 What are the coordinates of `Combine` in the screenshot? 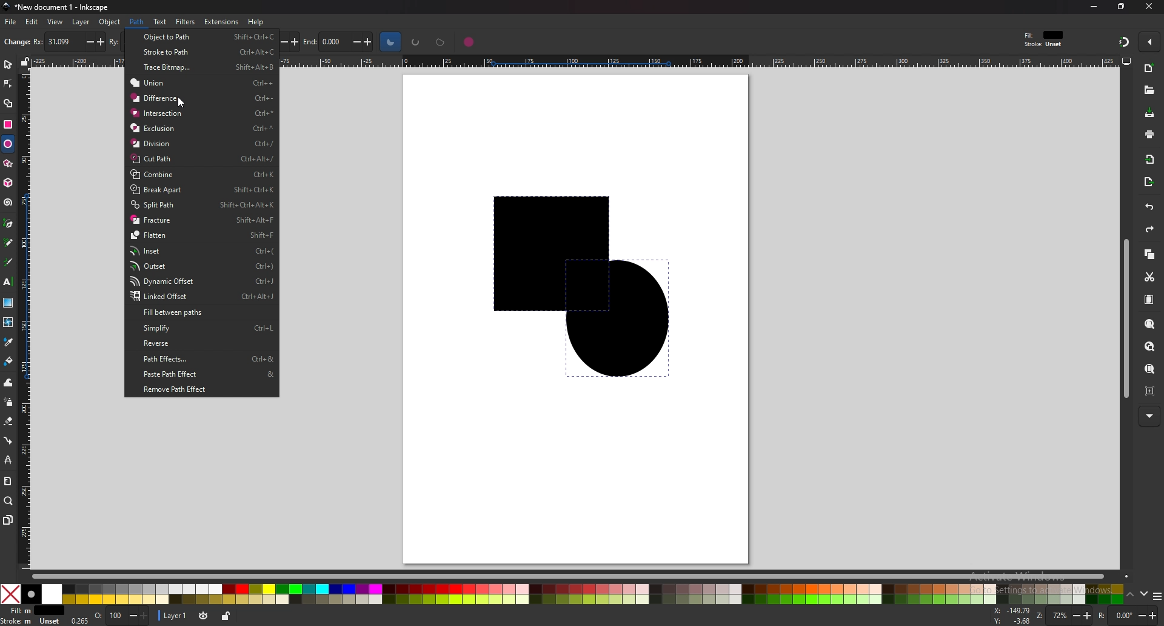 It's located at (199, 175).